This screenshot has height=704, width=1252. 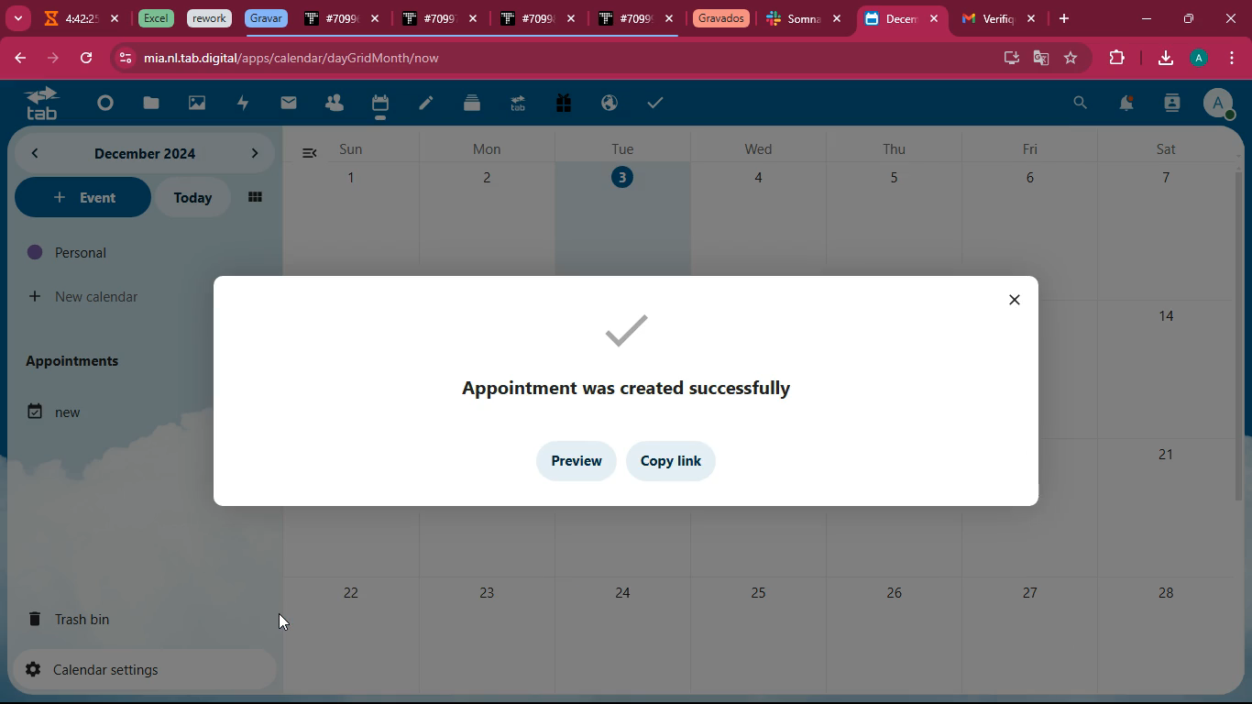 What do you see at coordinates (1164, 60) in the screenshot?
I see `download` at bounding box center [1164, 60].